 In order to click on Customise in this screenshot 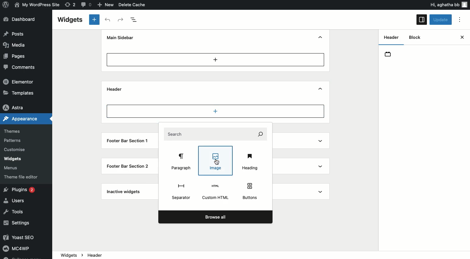, I will do `click(14, 150)`.